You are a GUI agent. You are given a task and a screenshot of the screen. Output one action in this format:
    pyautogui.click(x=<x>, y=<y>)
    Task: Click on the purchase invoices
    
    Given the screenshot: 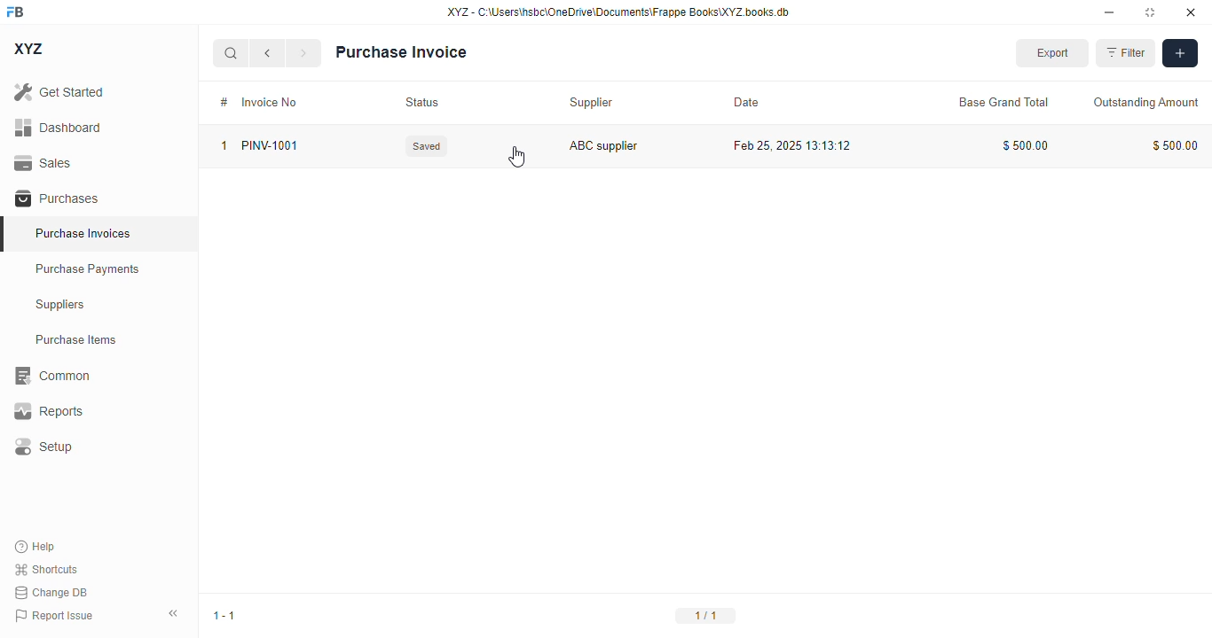 What is the action you would take?
    pyautogui.click(x=85, y=233)
    